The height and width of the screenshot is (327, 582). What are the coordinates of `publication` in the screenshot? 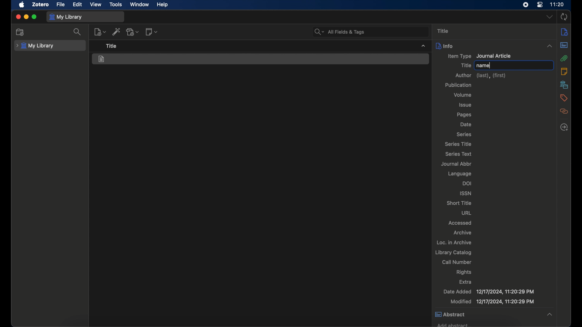 It's located at (458, 85).